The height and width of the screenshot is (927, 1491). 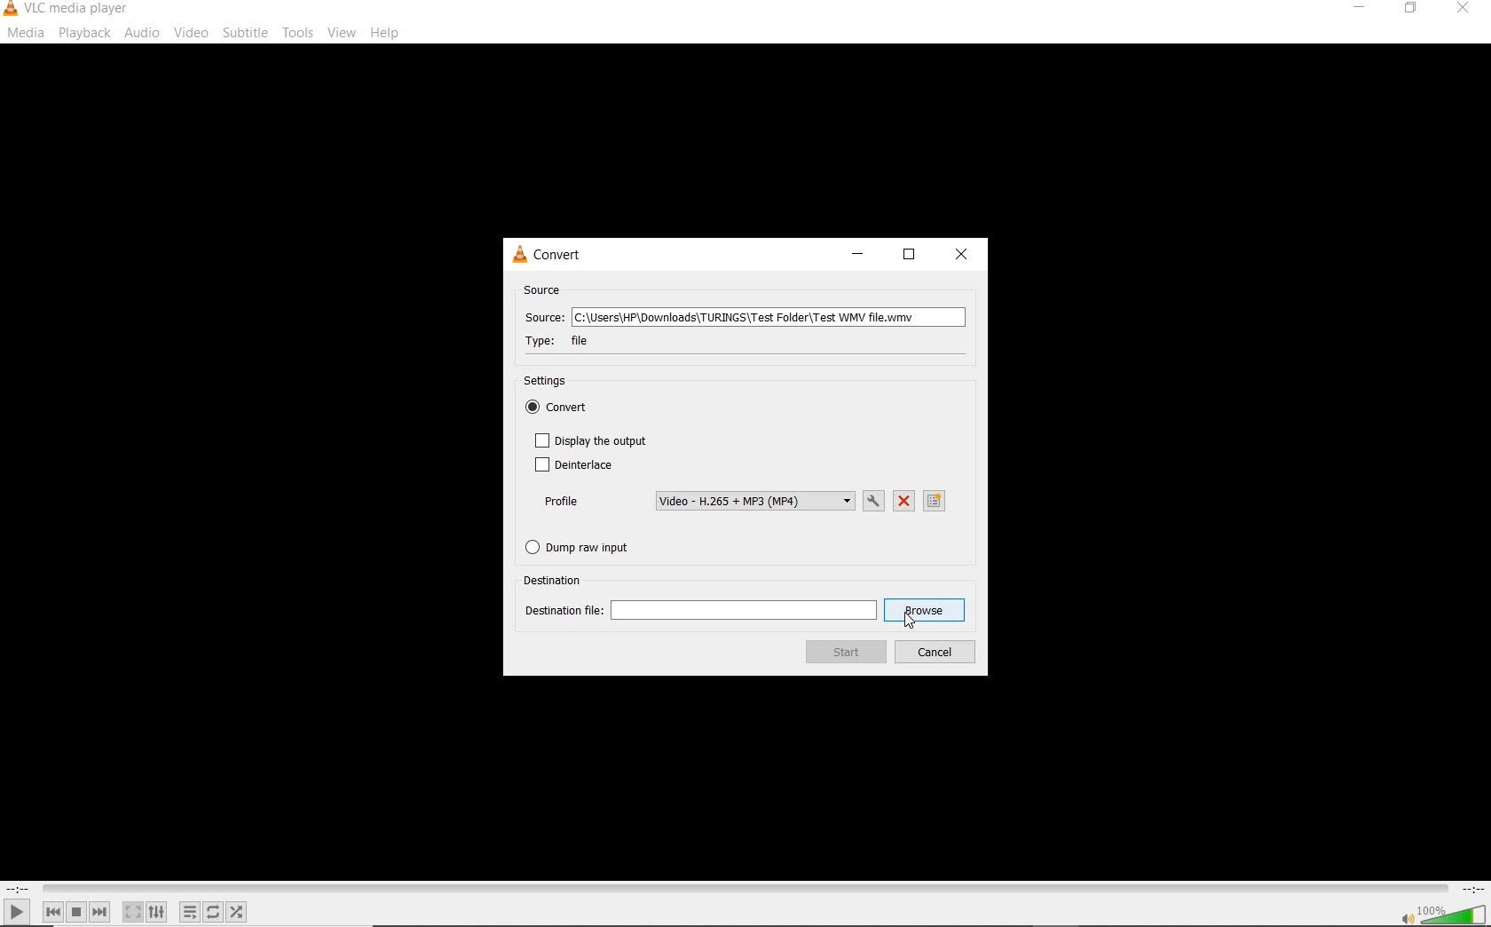 I want to click on play, so click(x=17, y=911).